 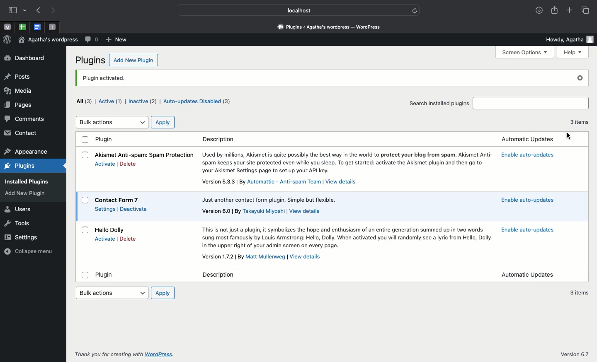 I want to click on Apply, so click(x=163, y=122).